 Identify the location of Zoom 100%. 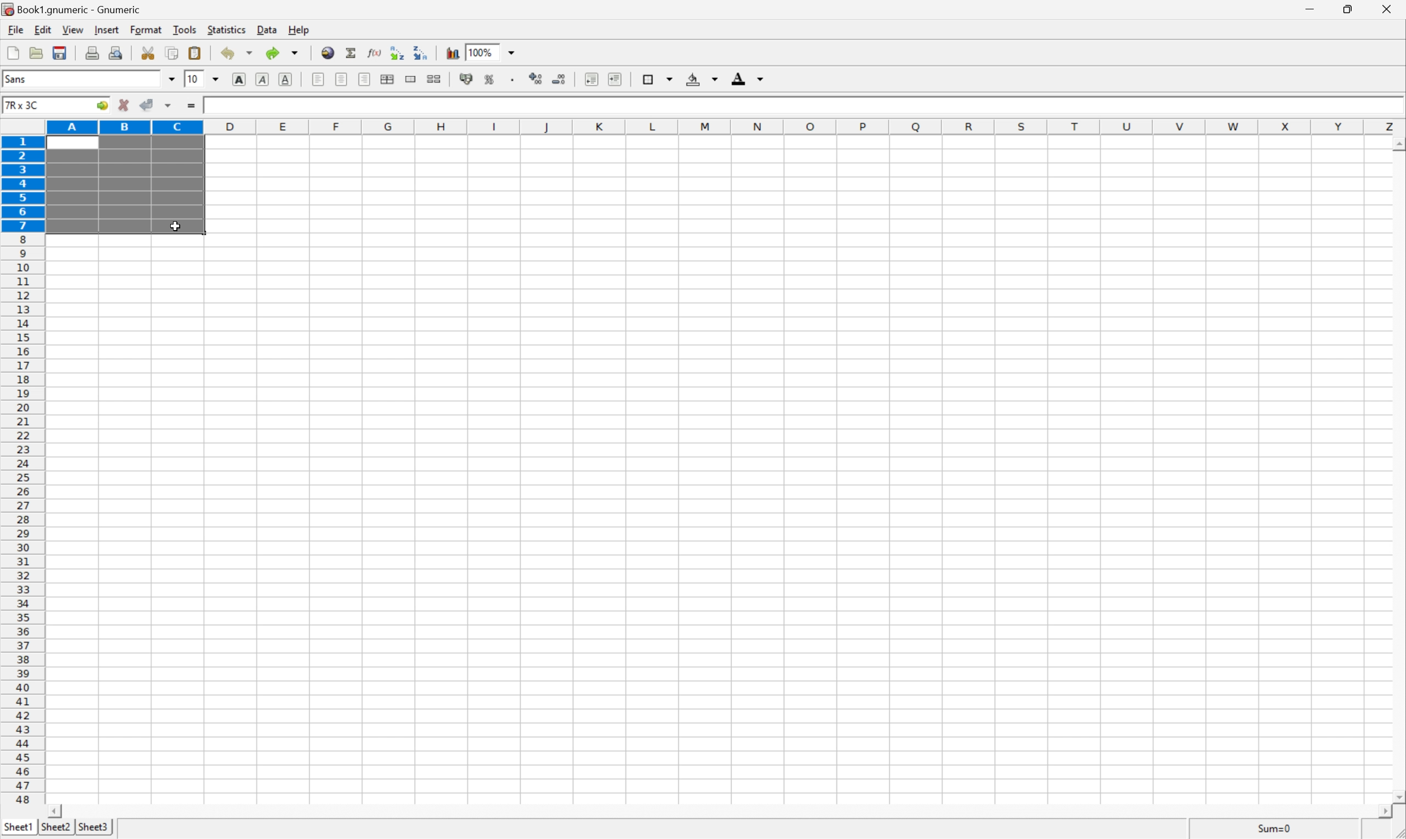
(502, 51).